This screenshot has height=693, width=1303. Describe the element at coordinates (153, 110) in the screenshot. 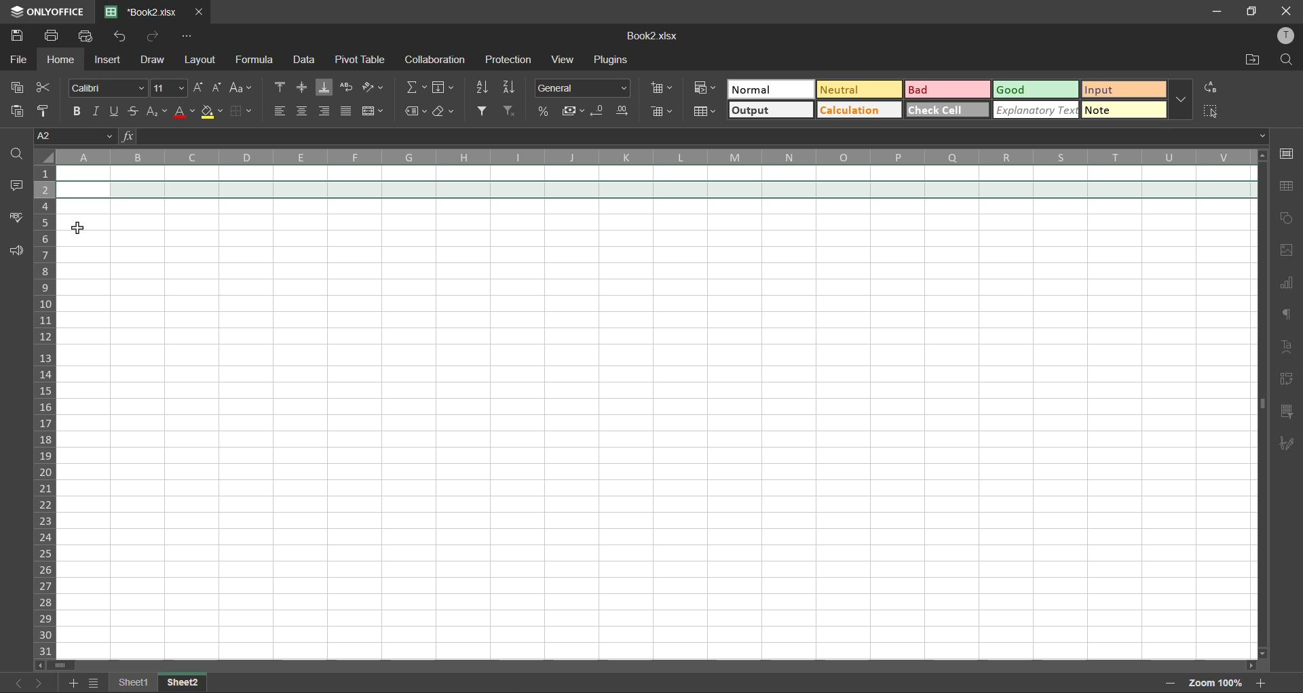

I see `sub/superscript` at that location.